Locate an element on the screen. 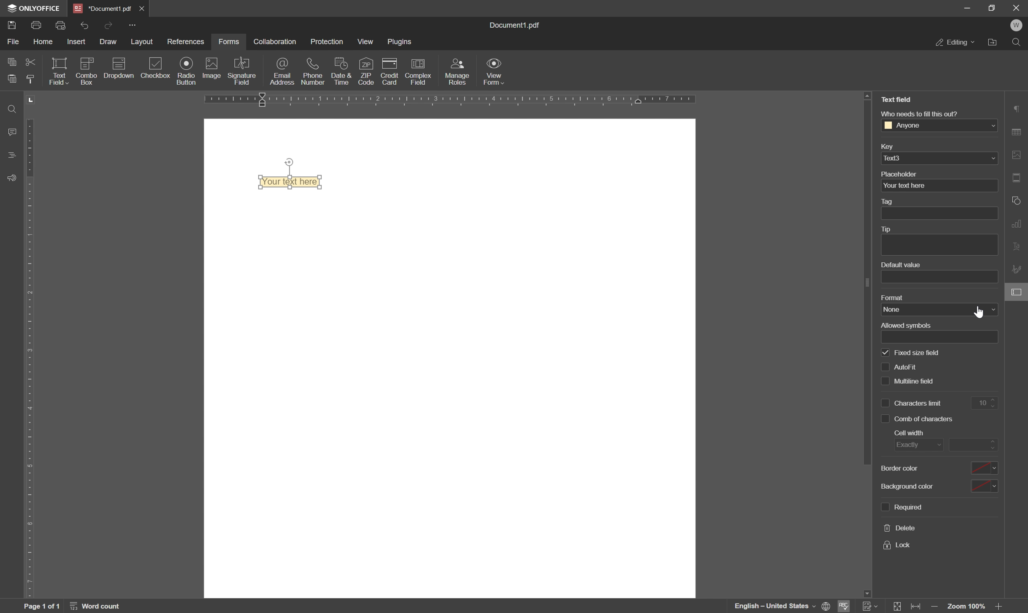 This screenshot has height=613, width=1028. scroll down is located at coordinates (866, 592).